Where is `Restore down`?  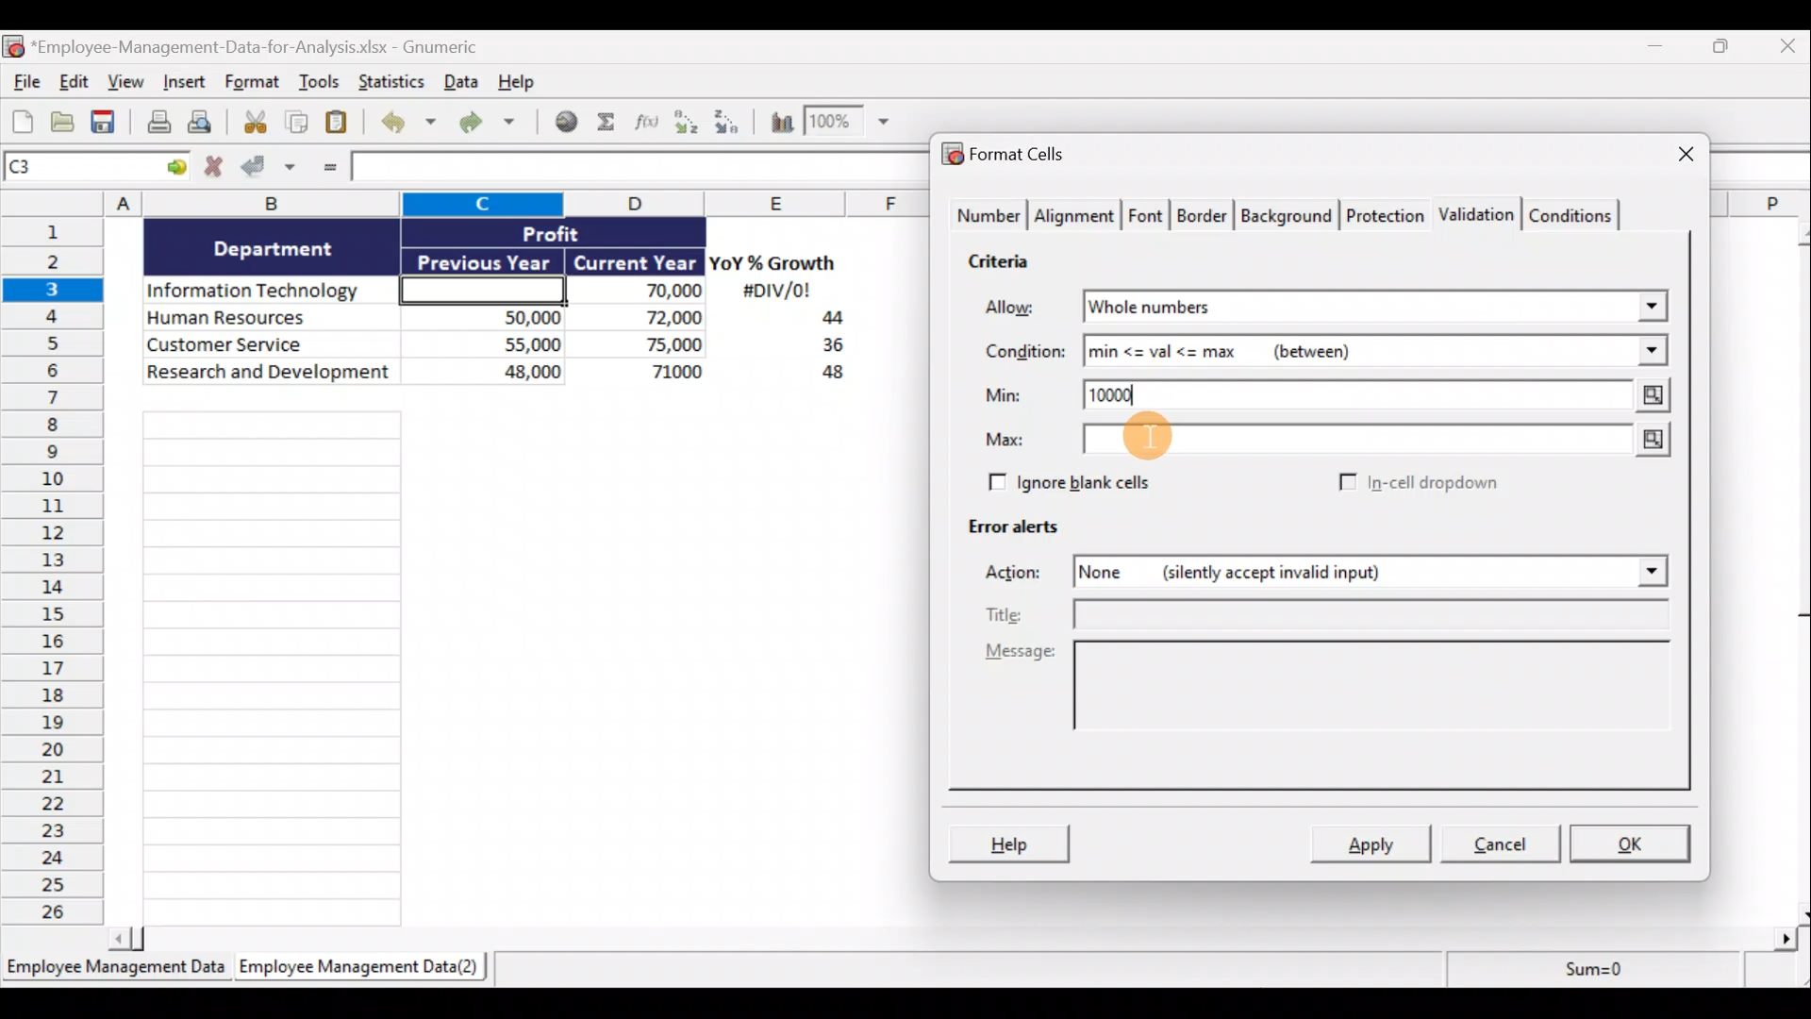
Restore down is located at coordinates (1722, 51).